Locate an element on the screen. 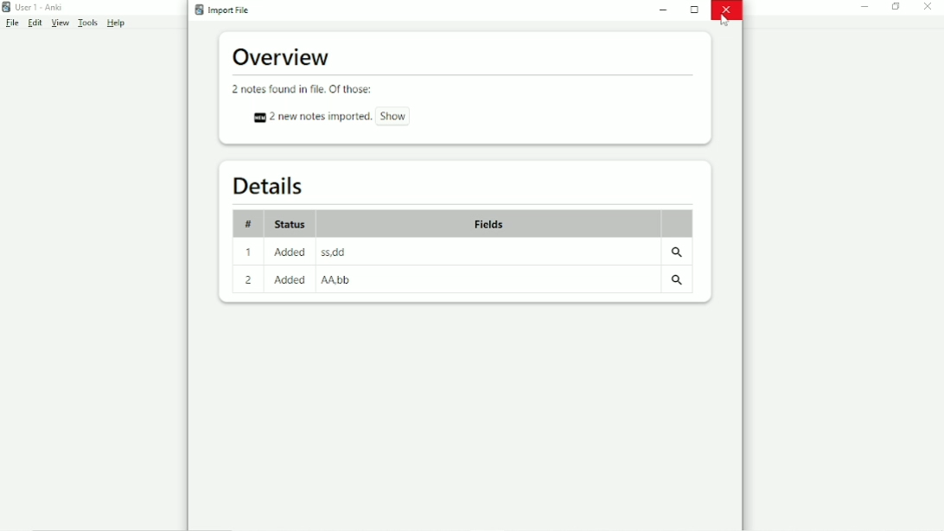 The image size is (944, 531). 2 is located at coordinates (247, 280).